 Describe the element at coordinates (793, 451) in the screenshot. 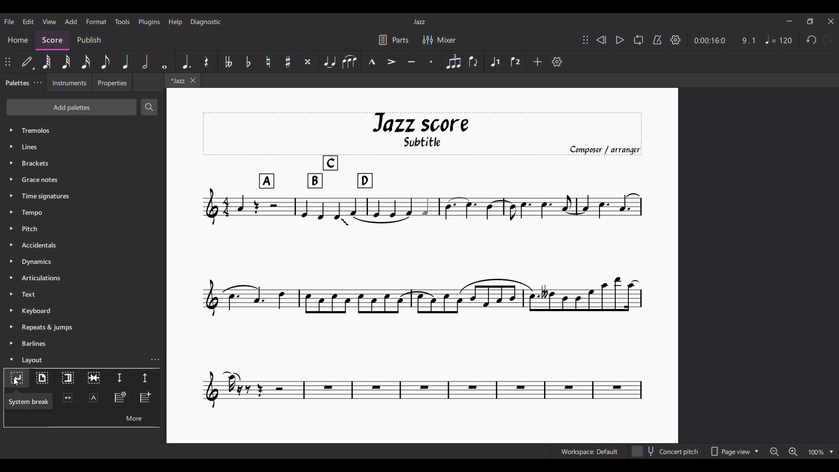

I see `Zoom in` at that location.